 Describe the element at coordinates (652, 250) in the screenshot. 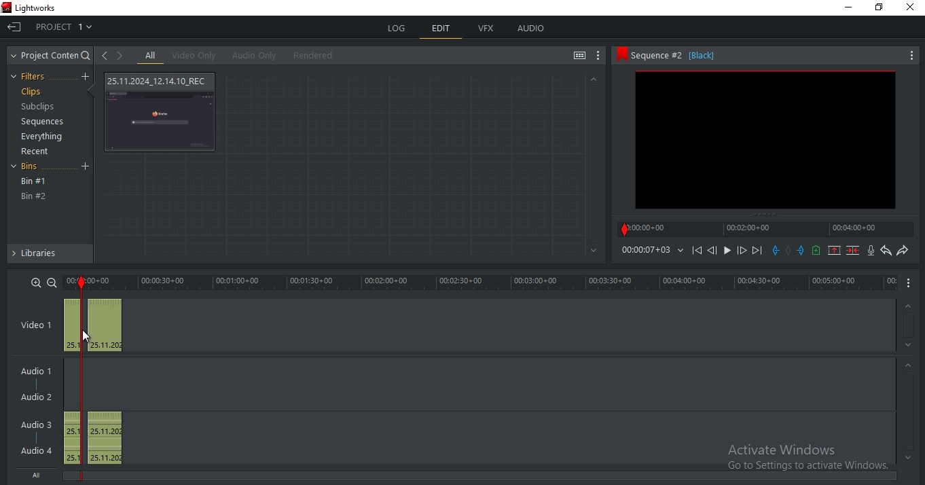

I see `time` at that location.